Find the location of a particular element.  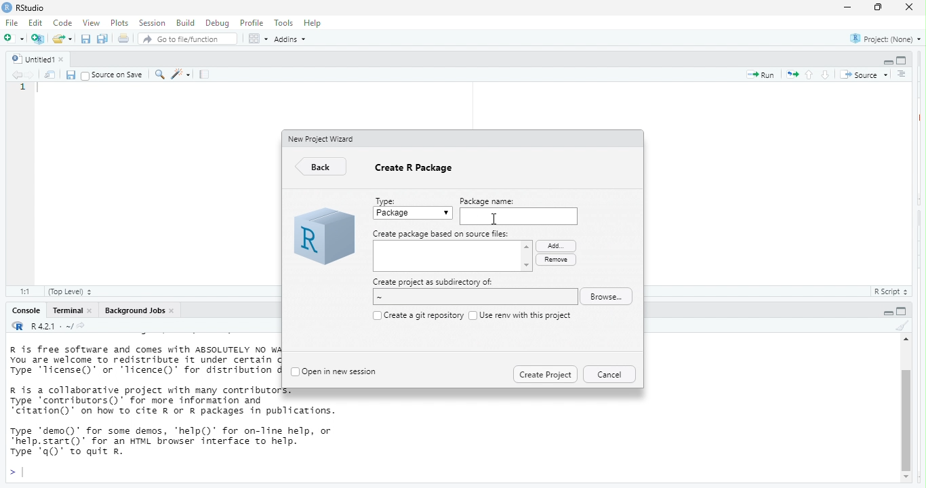

clear console is located at coordinates (900, 326).